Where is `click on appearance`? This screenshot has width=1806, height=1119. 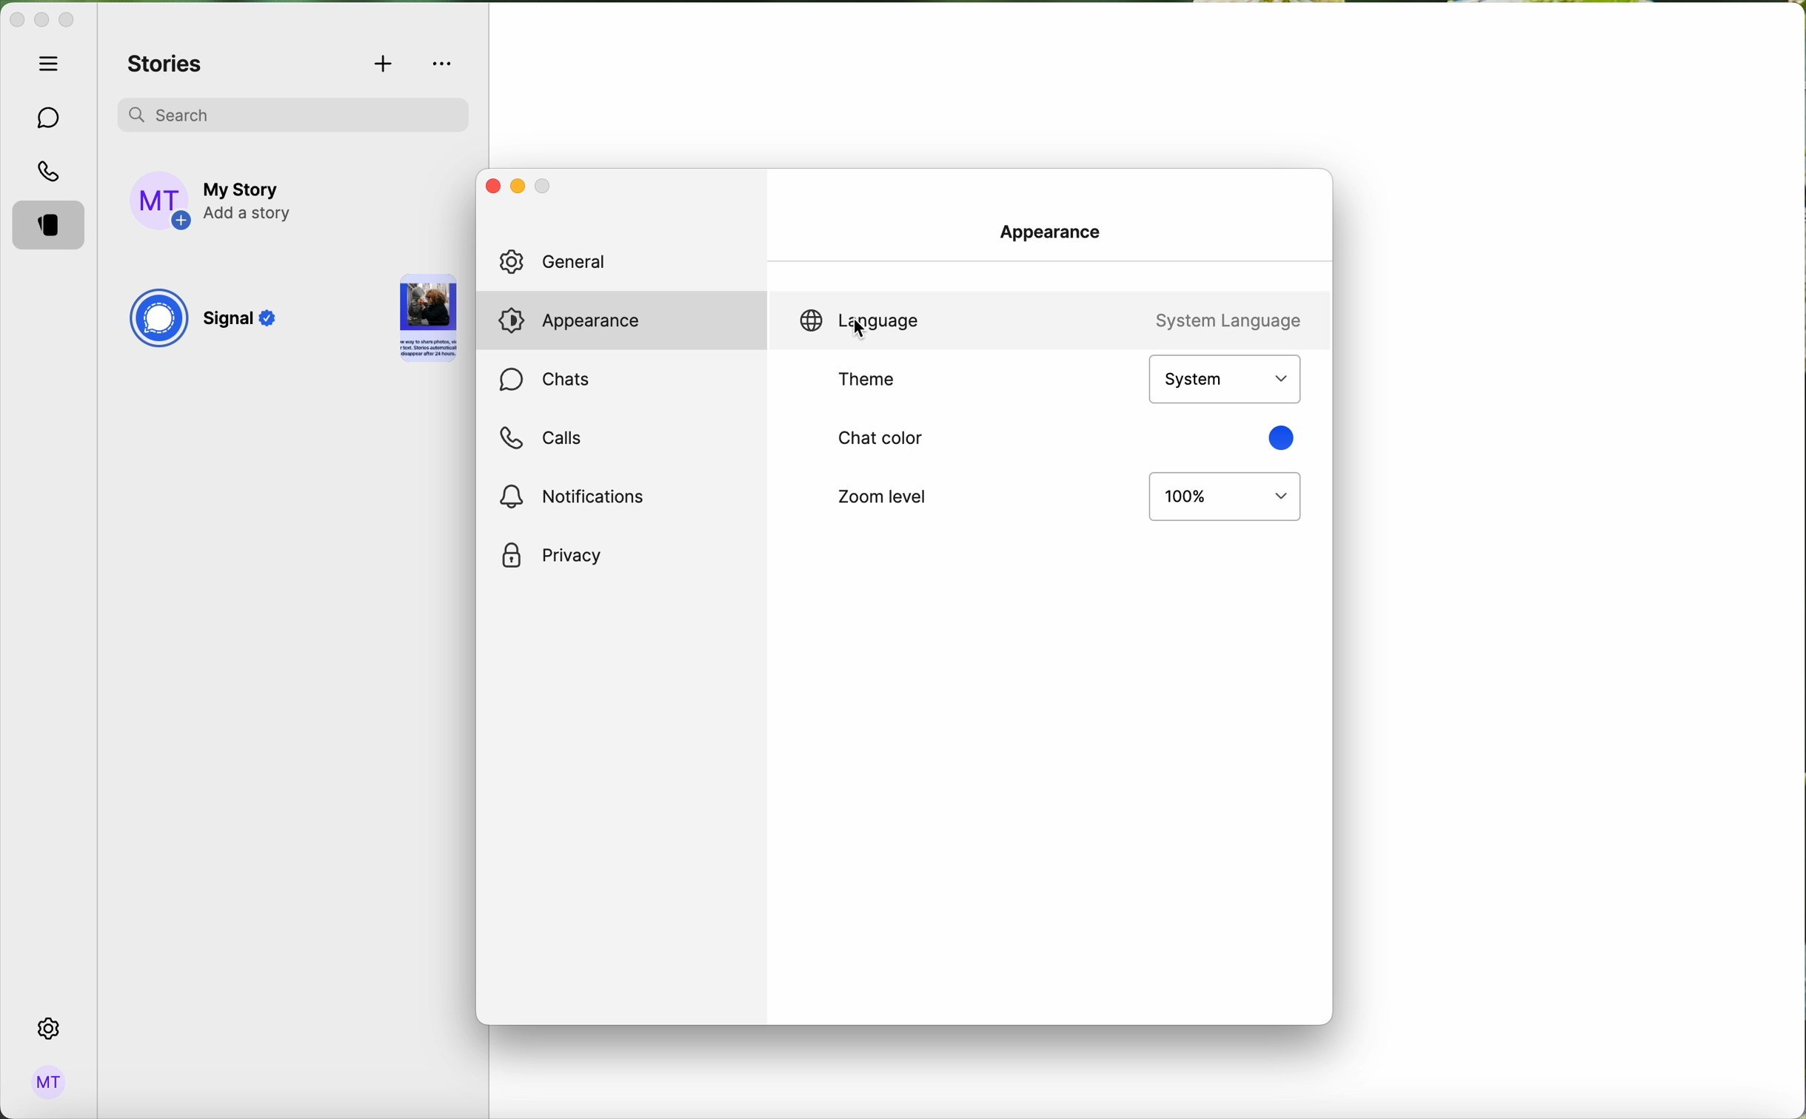
click on appearance is located at coordinates (583, 322).